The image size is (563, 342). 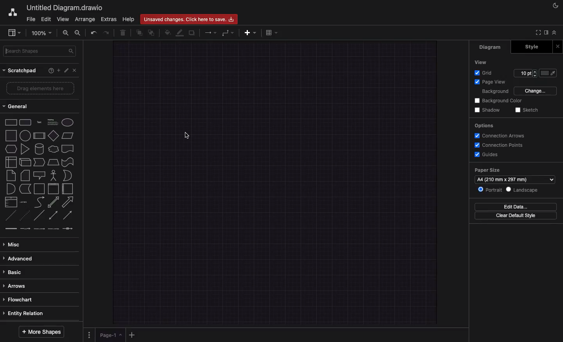 I want to click on To front, so click(x=139, y=33).